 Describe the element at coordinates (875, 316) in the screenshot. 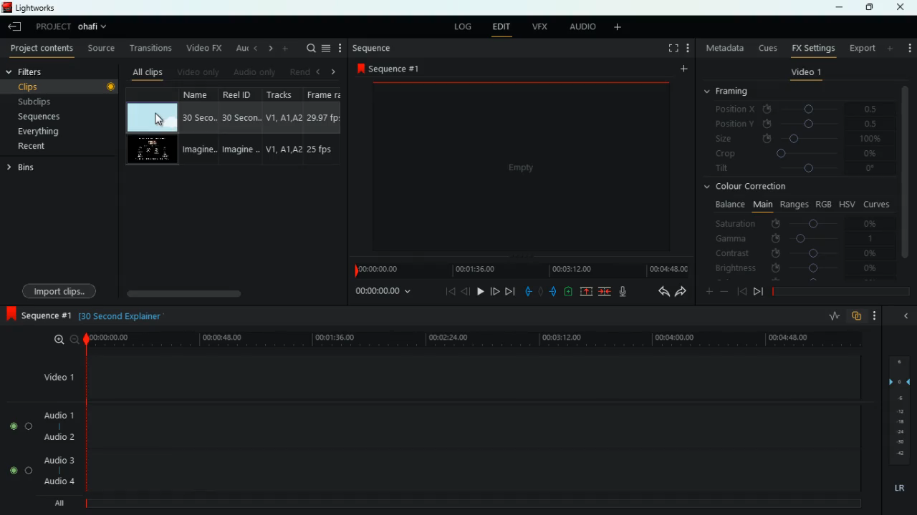

I see `more` at that location.